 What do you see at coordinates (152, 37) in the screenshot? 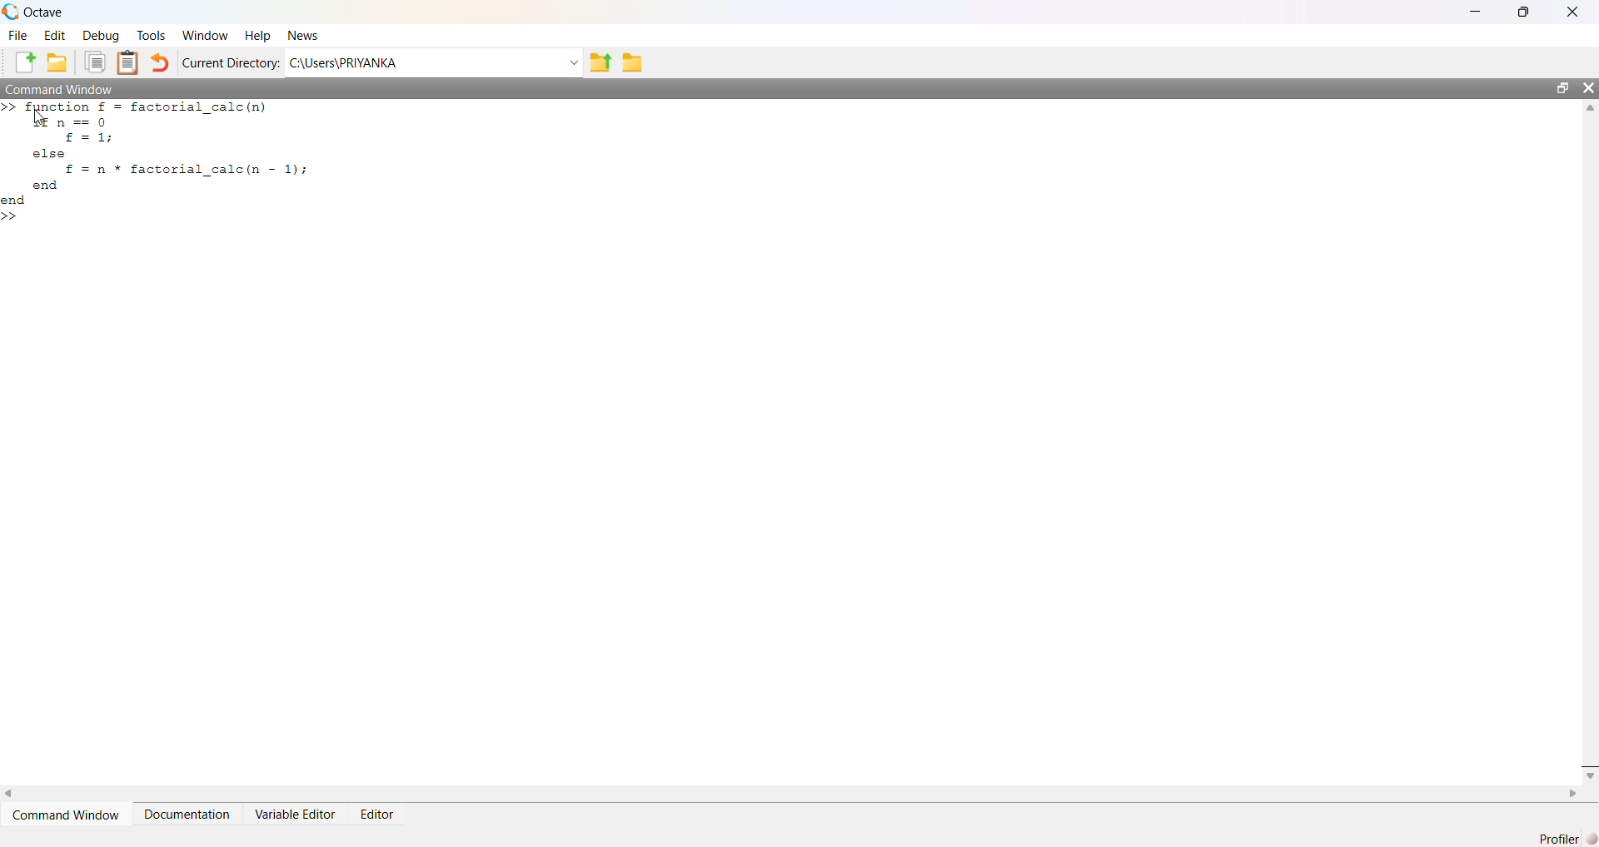
I see `tools` at bounding box center [152, 37].